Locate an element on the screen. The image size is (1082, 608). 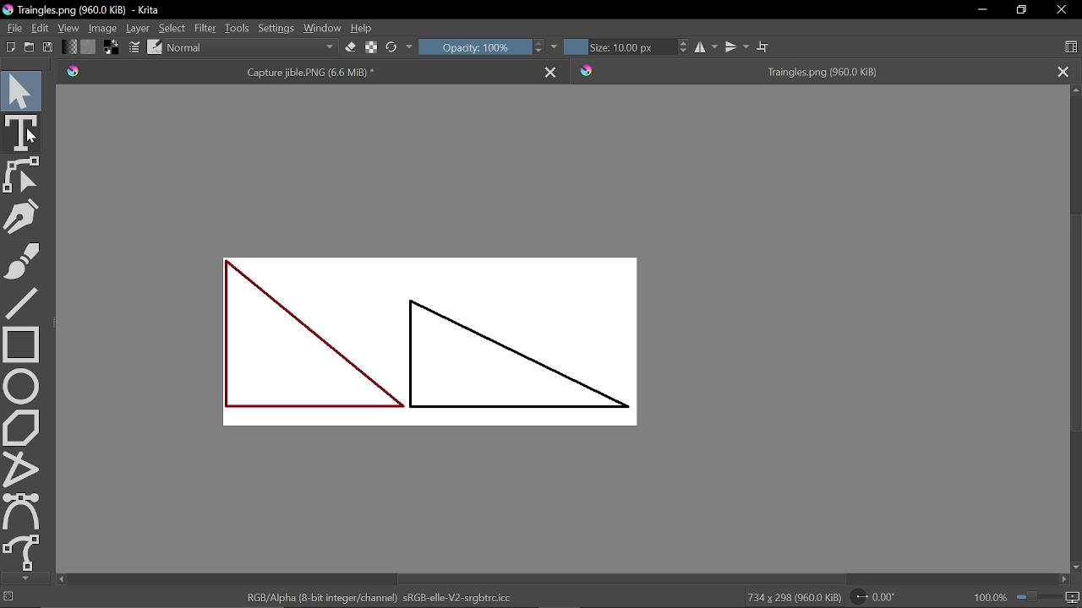
Restore down is located at coordinates (1024, 11).